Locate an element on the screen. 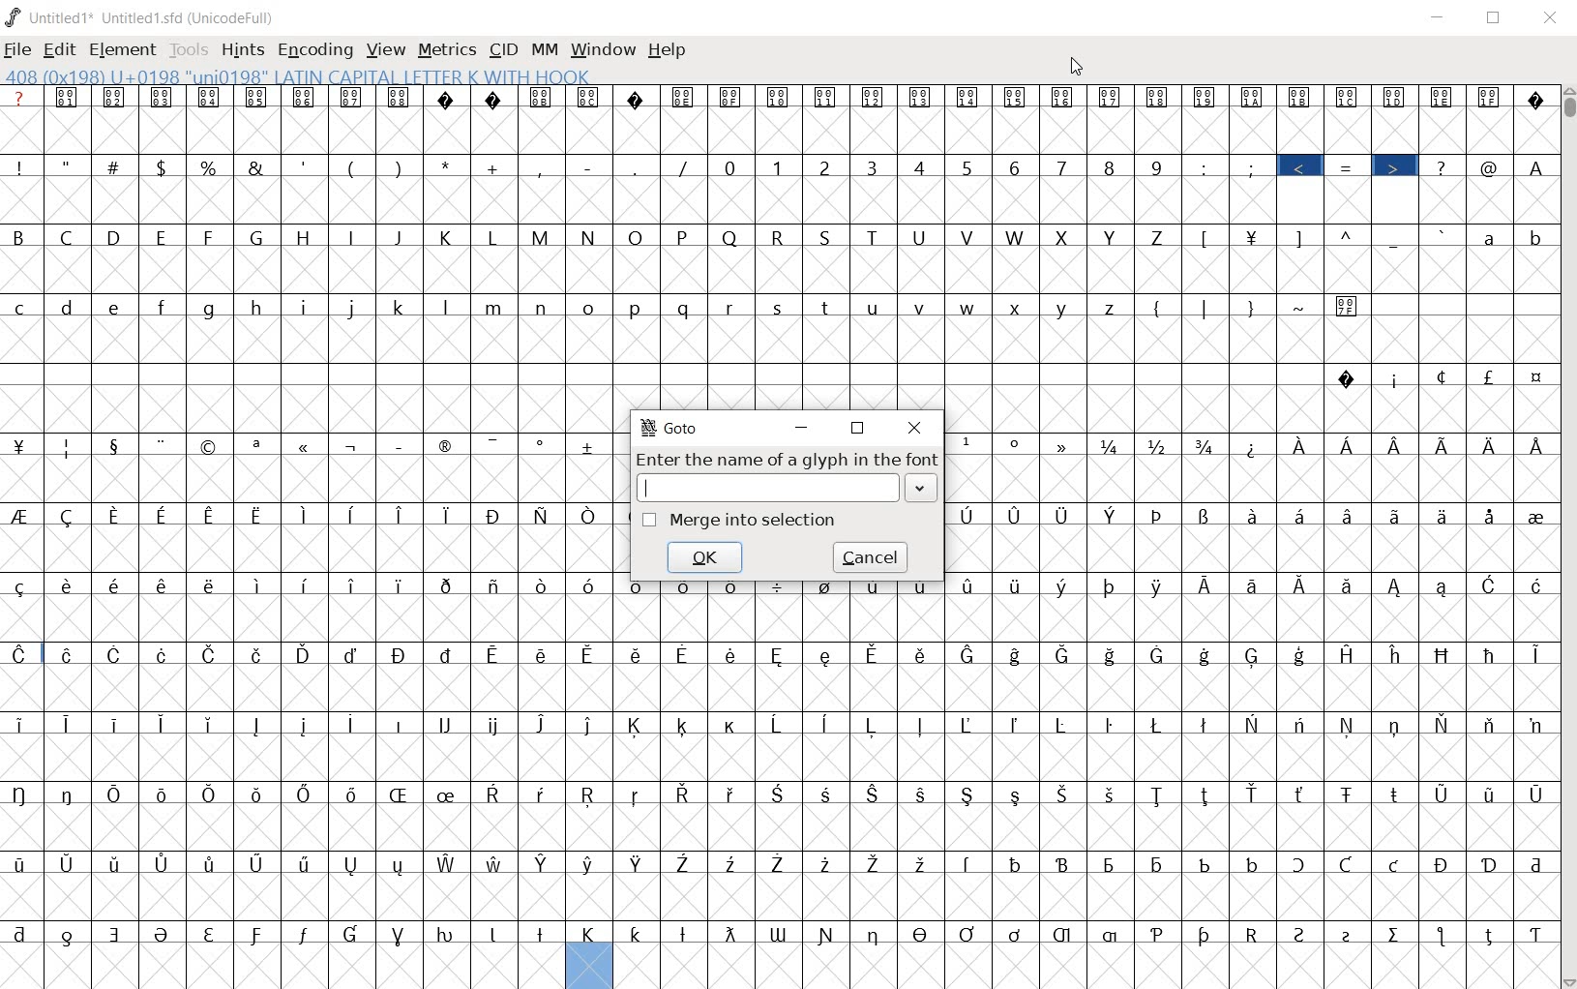 This screenshot has width=1577, height=989. special letters is located at coordinates (784, 723).